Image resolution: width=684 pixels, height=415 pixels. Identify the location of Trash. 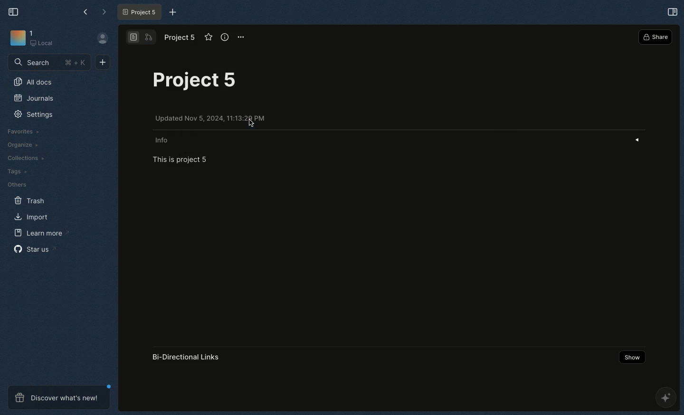
(30, 200).